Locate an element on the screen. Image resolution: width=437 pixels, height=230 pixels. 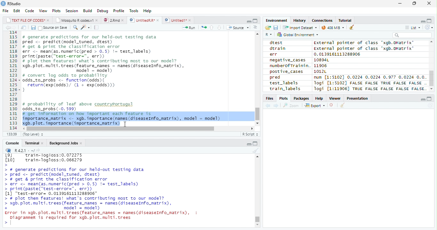
Zoom is located at coordinates (291, 105).